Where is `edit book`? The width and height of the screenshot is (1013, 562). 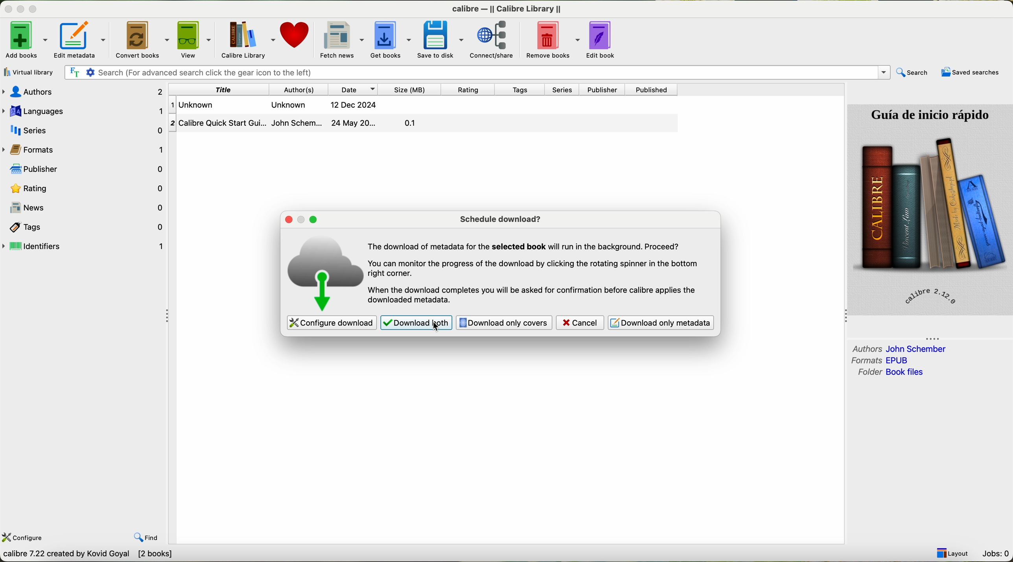 edit book is located at coordinates (604, 39).